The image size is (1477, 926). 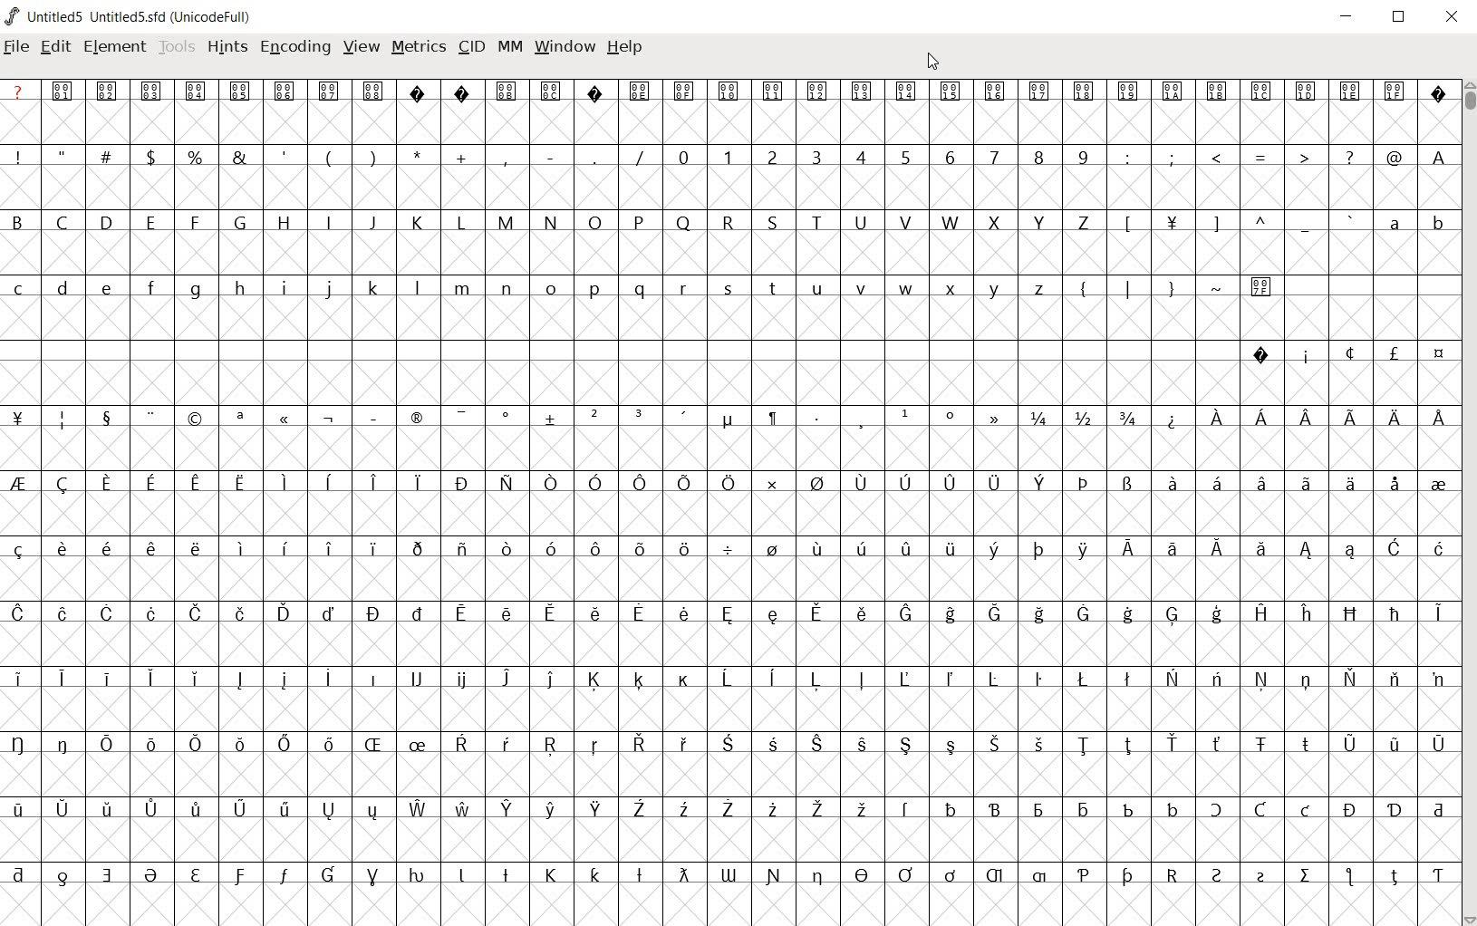 What do you see at coordinates (238, 680) in the screenshot?
I see `Symbol` at bounding box center [238, 680].